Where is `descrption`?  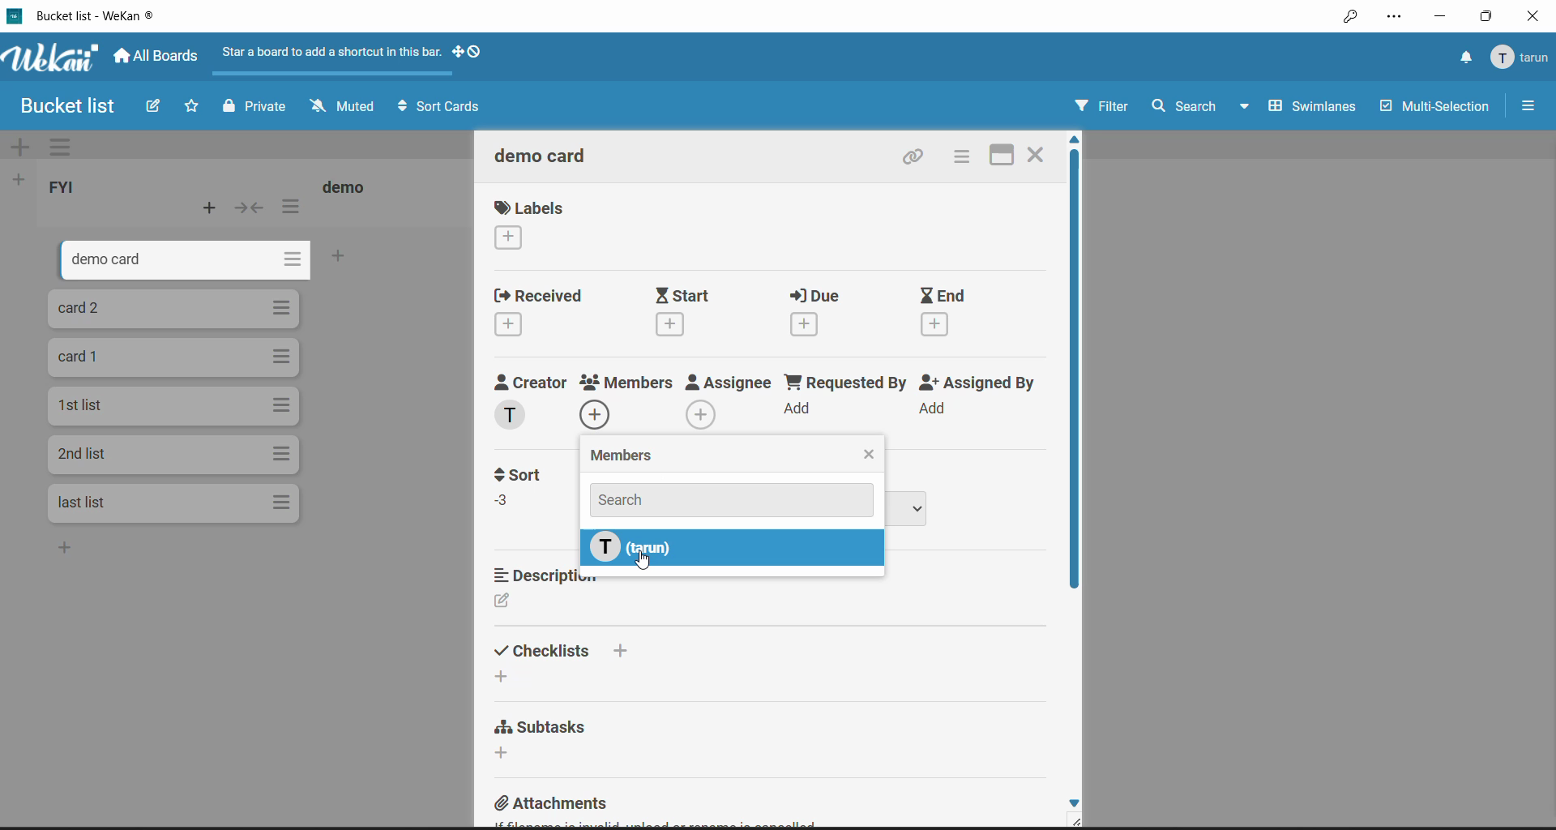 descrption is located at coordinates (558, 576).